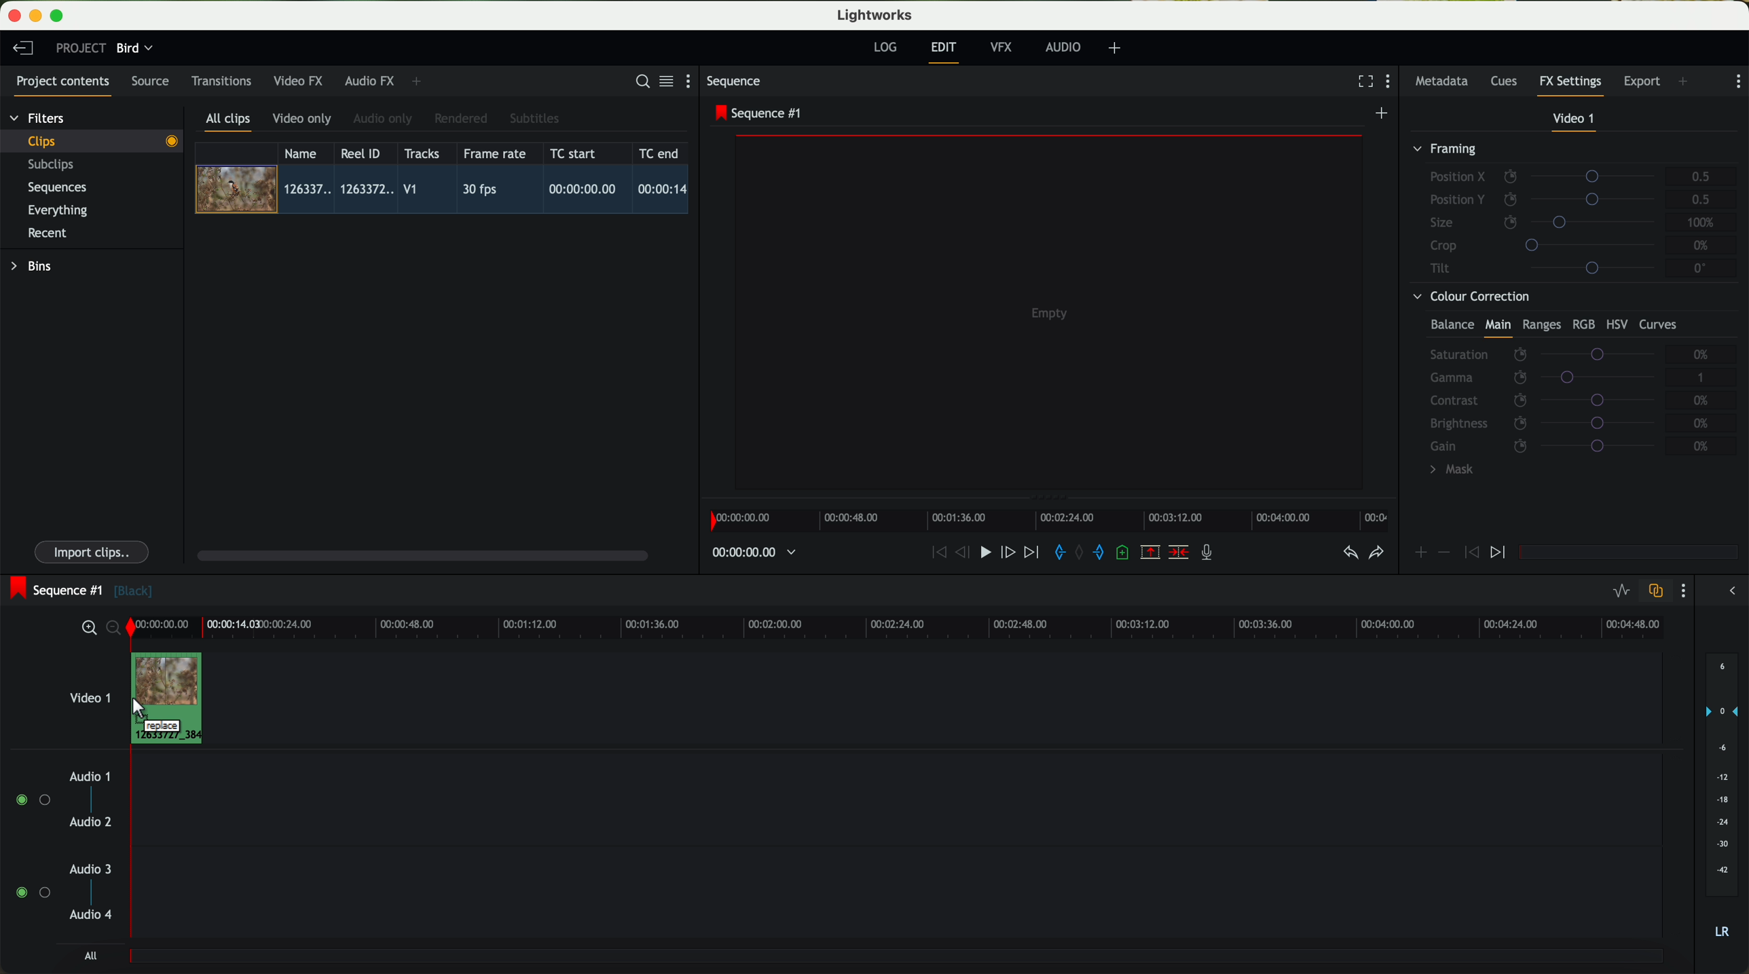 The image size is (1749, 974). I want to click on zoom out, so click(115, 630).